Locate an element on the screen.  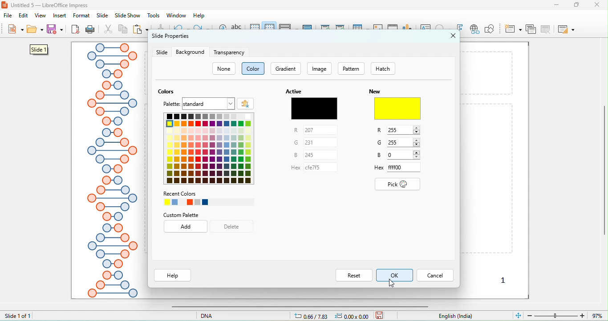
paste is located at coordinates (141, 30).